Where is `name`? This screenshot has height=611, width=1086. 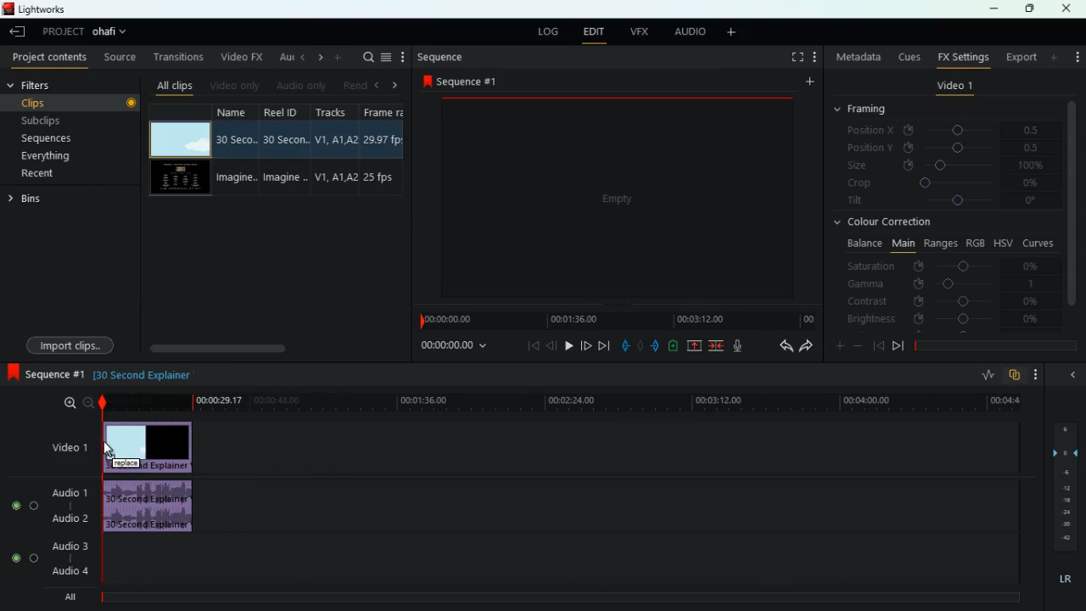
name is located at coordinates (237, 151).